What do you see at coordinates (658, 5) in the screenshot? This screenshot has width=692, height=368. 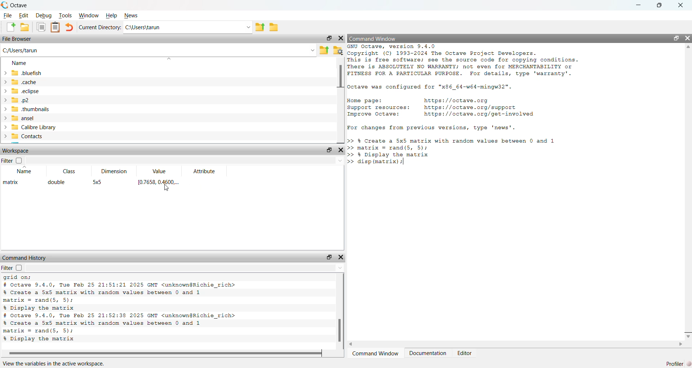 I see `maximise` at bounding box center [658, 5].